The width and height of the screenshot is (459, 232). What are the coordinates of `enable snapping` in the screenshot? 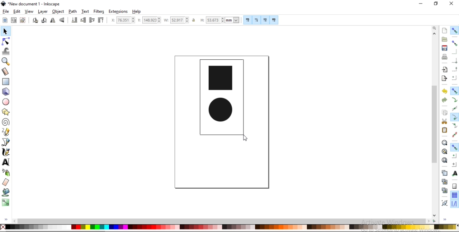 It's located at (455, 30).